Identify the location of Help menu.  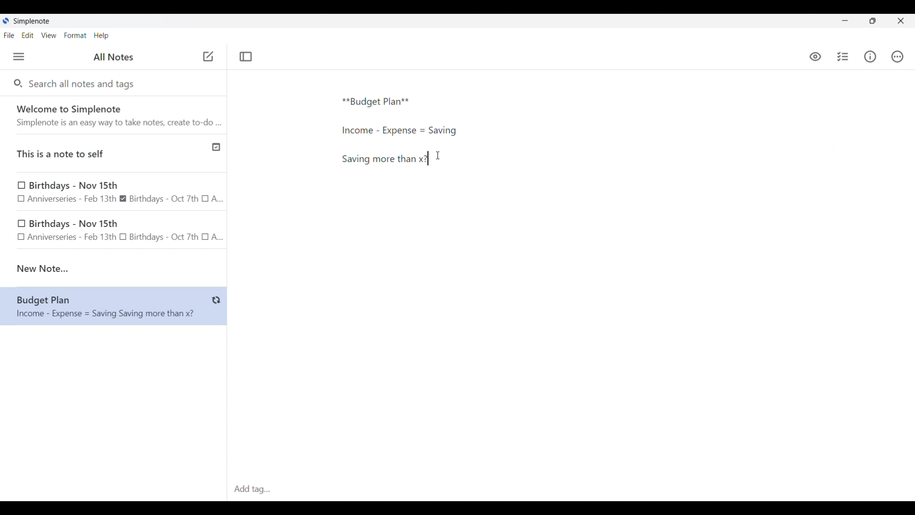
(101, 35).